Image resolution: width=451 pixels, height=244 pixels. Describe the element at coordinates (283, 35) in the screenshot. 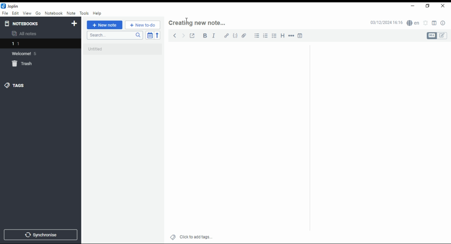

I see `heading` at that location.